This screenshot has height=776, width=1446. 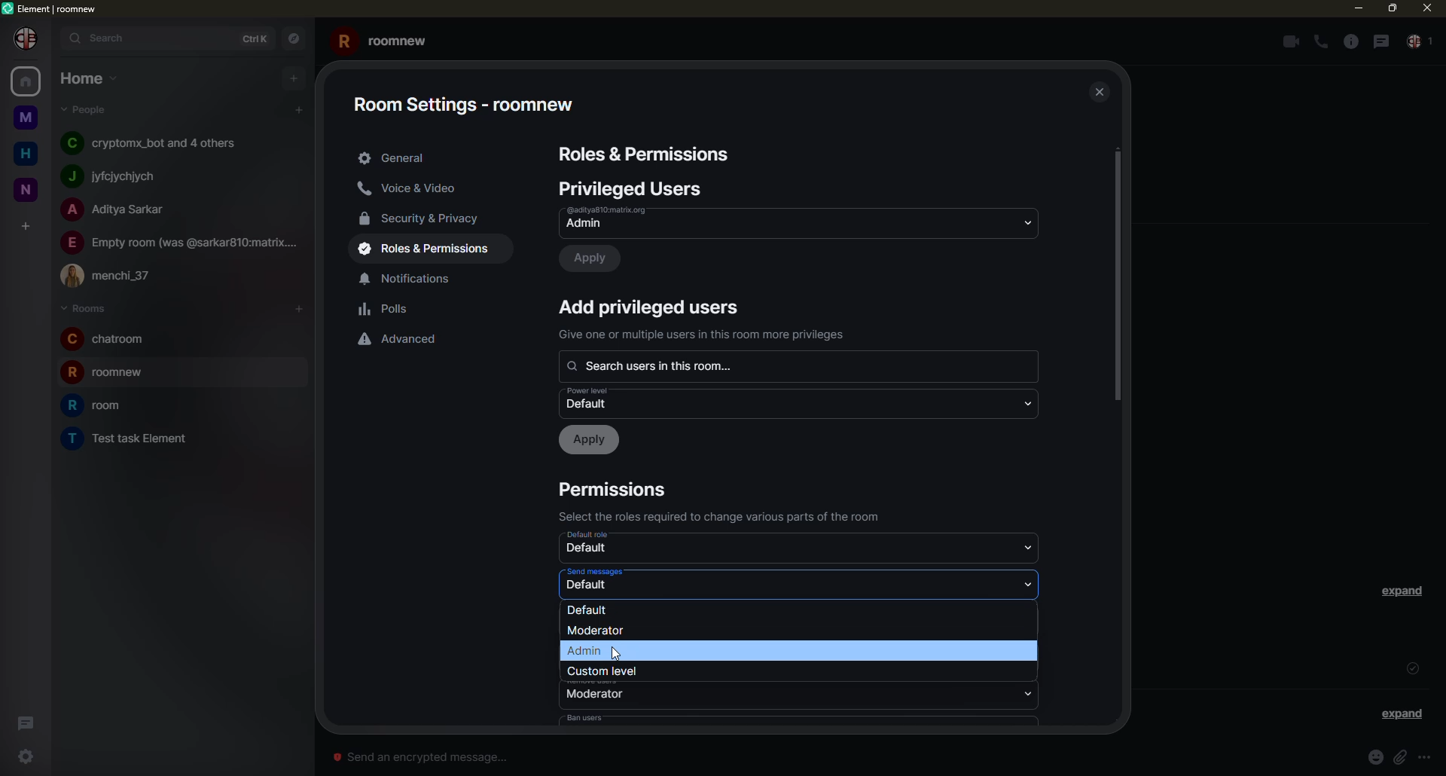 What do you see at coordinates (25, 115) in the screenshot?
I see `space` at bounding box center [25, 115].